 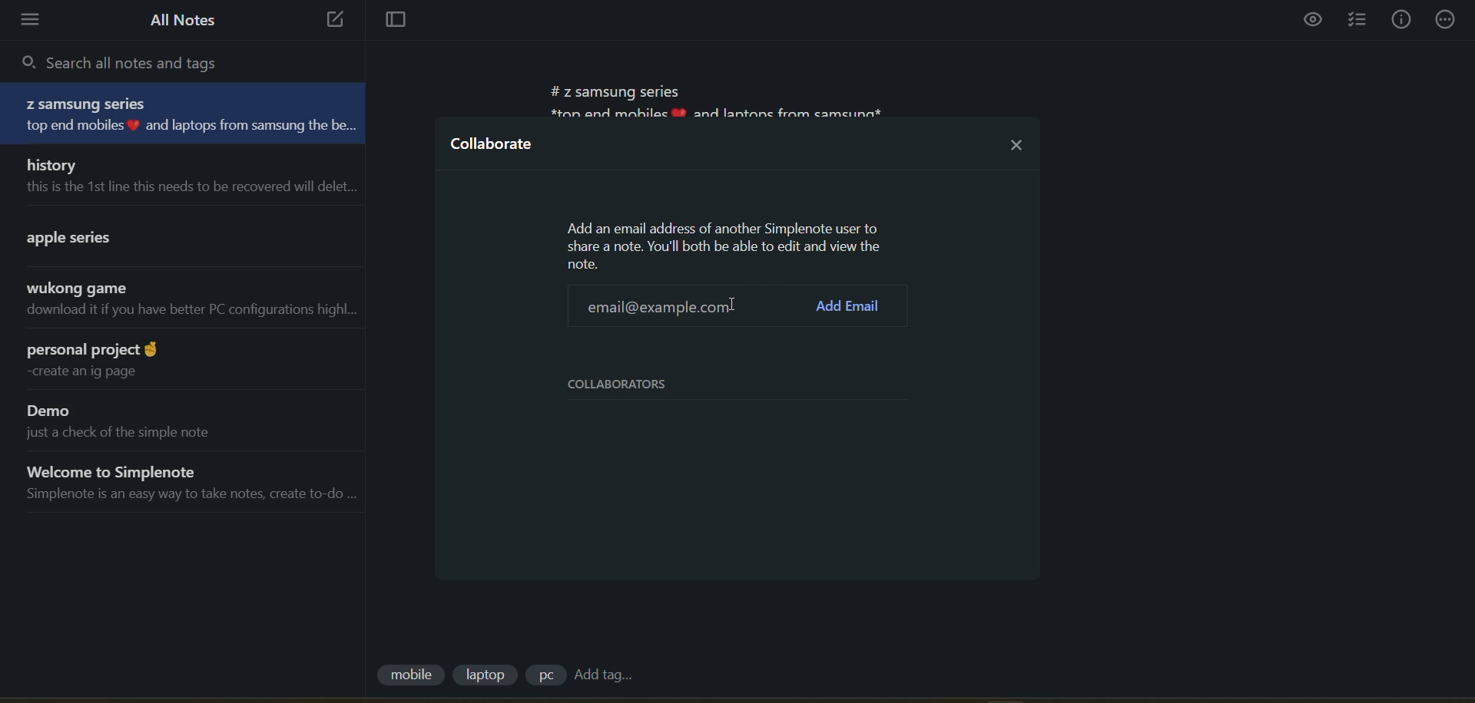 What do you see at coordinates (1401, 20) in the screenshot?
I see `info` at bounding box center [1401, 20].